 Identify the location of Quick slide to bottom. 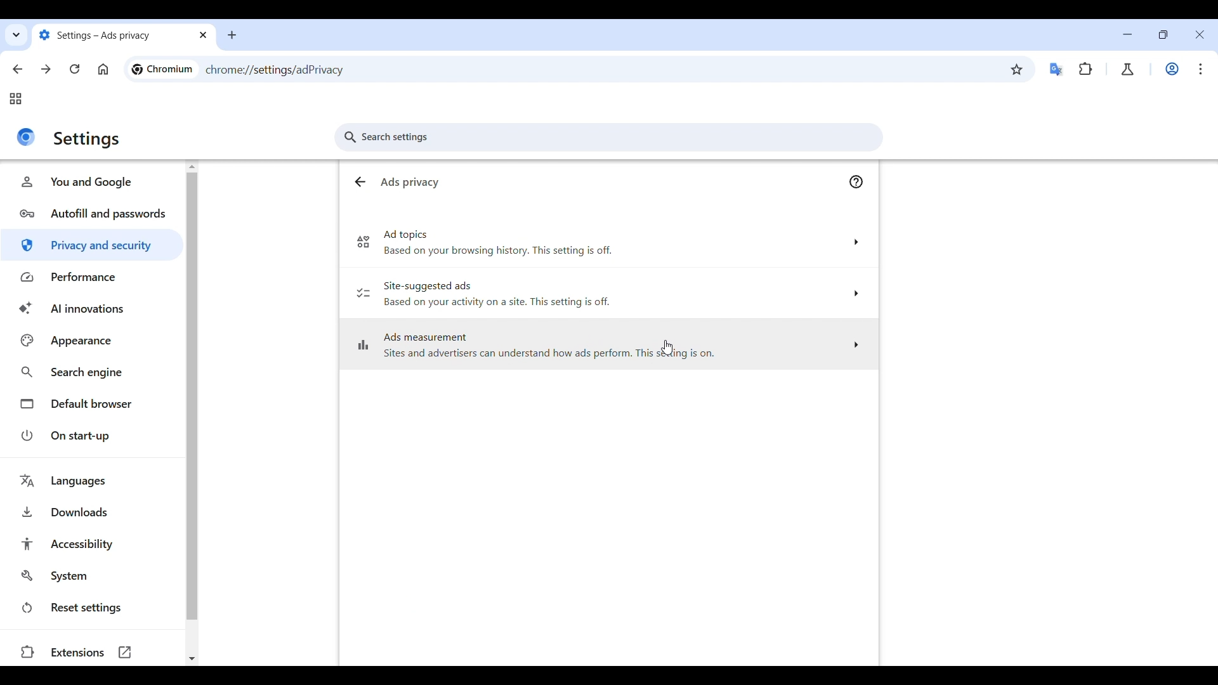
(192, 659).